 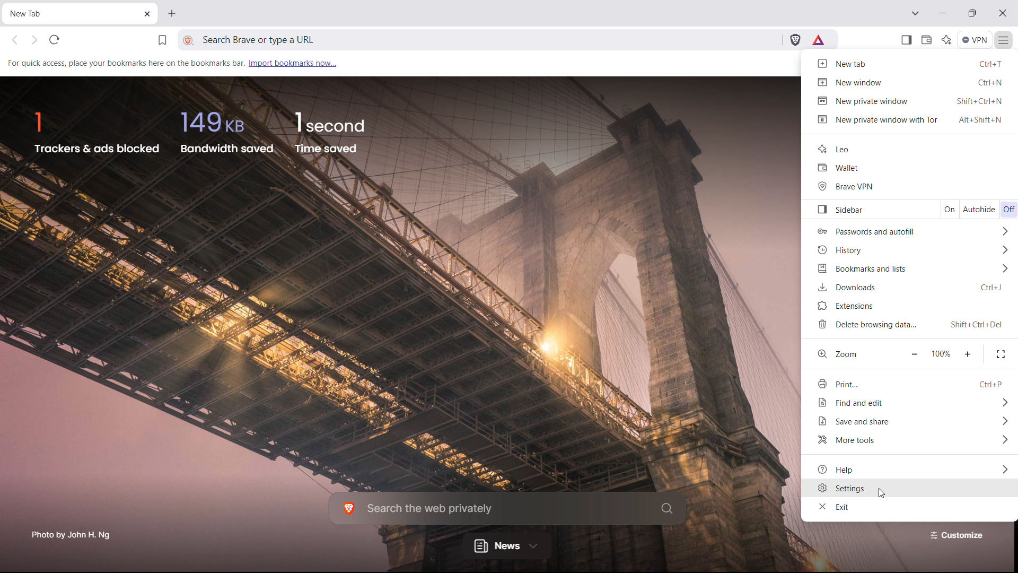 What do you see at coordinates (820, 40) in the screenshot?
I see `earn tokens` at bounding box center [820, 40].